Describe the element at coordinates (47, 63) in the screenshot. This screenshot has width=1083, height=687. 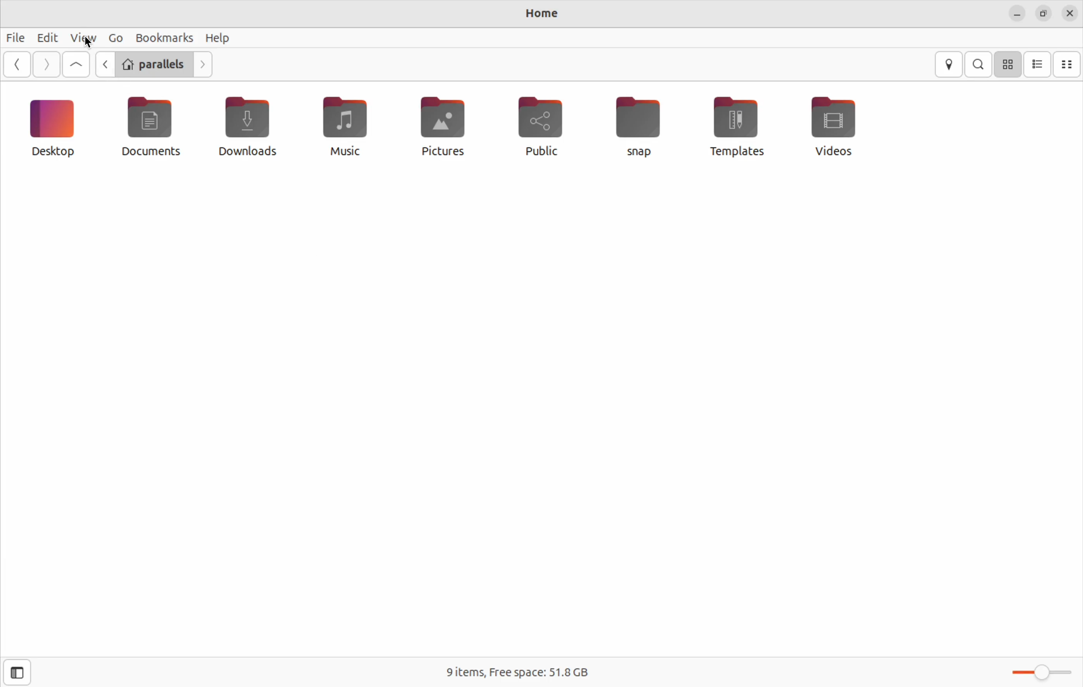
I see `Go next` at that location.